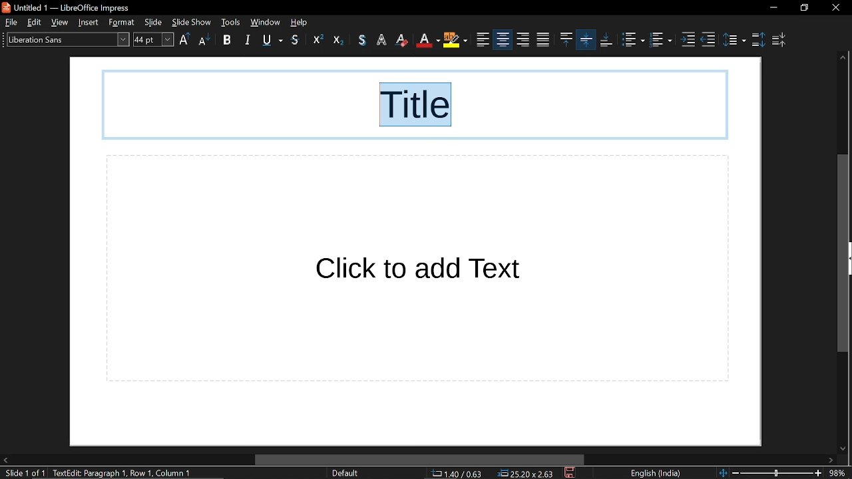  I want to click on restore down, so click(805, 8).